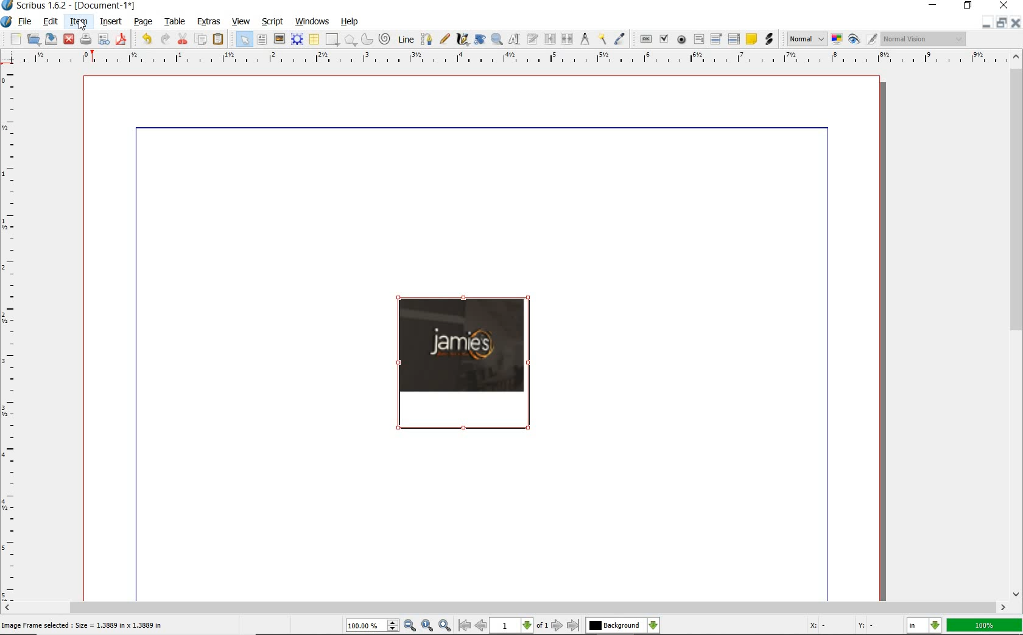  What do you see at coordinates (621, 38) in the screenshot?
I see `eye dropper` at bounding box center [621, 38].